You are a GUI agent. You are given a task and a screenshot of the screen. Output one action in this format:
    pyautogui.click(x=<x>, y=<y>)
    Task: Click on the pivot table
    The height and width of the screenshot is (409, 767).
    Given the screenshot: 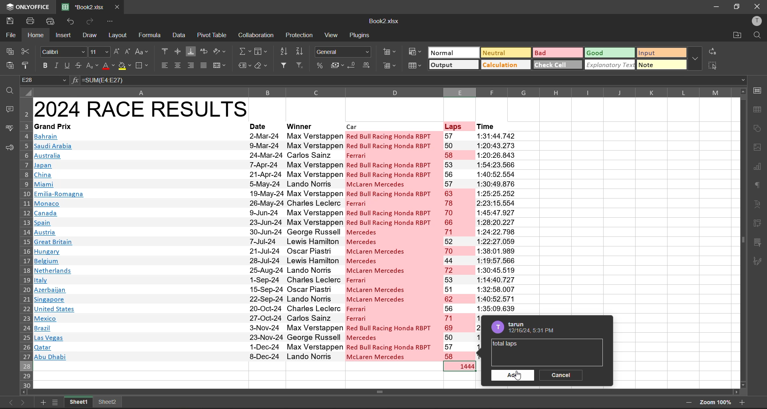 What is the action you would take?
    pyautogui.click(x=757, y=224)
    